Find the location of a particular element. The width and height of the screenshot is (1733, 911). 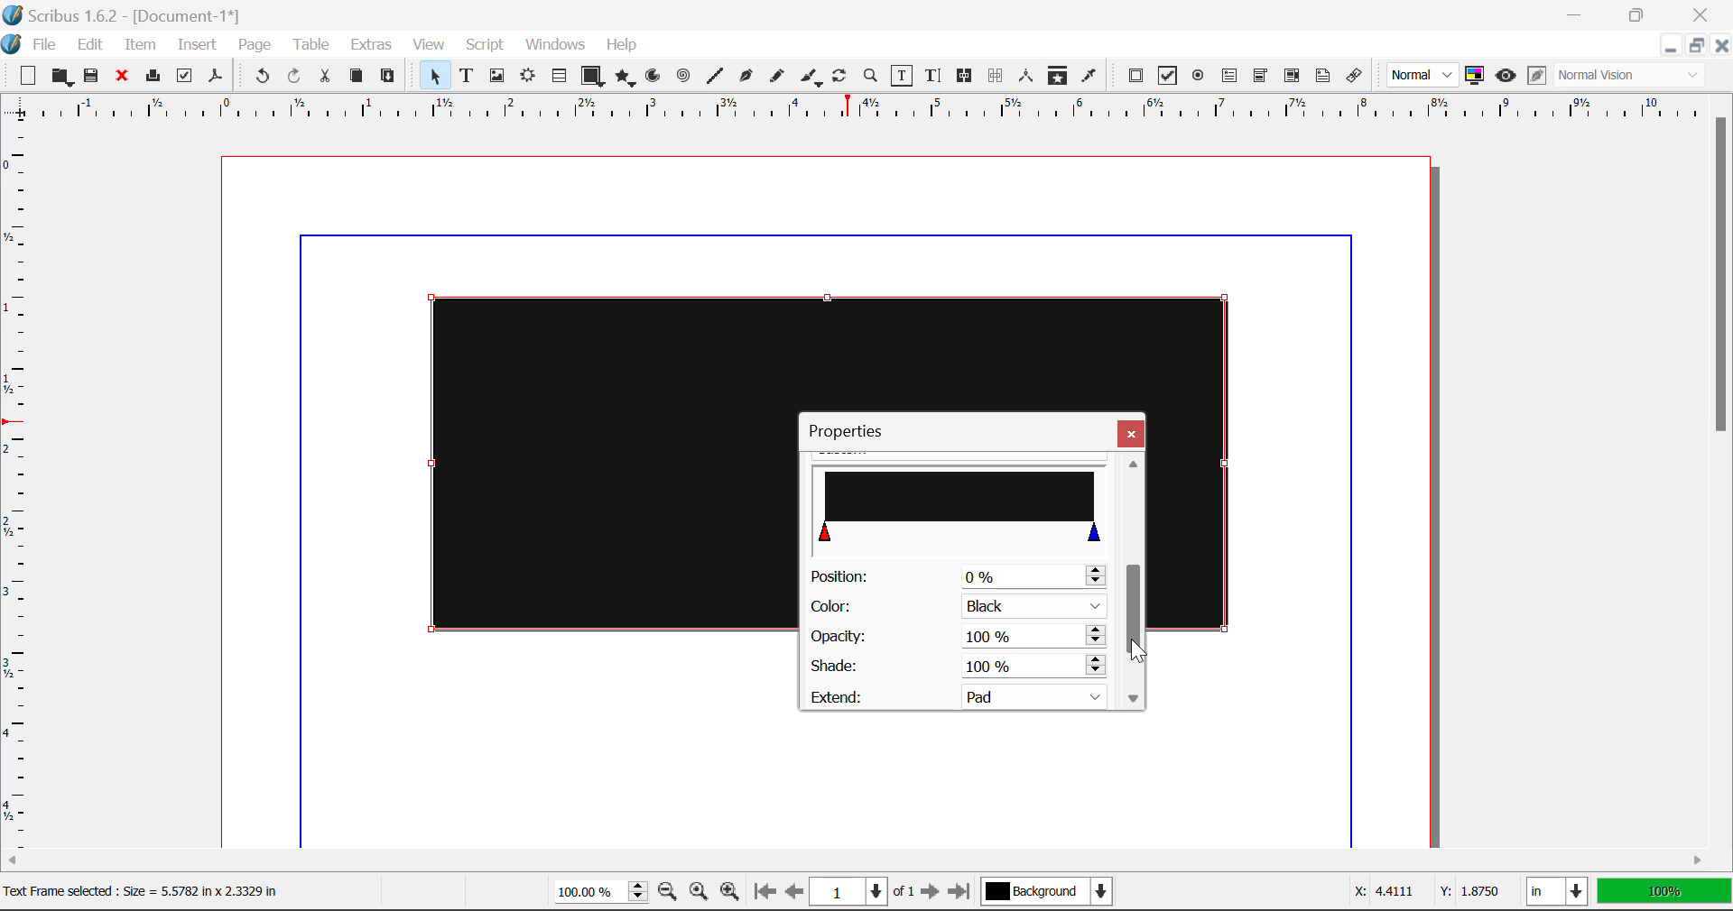

Arcs is located at coordinates (655, 80).